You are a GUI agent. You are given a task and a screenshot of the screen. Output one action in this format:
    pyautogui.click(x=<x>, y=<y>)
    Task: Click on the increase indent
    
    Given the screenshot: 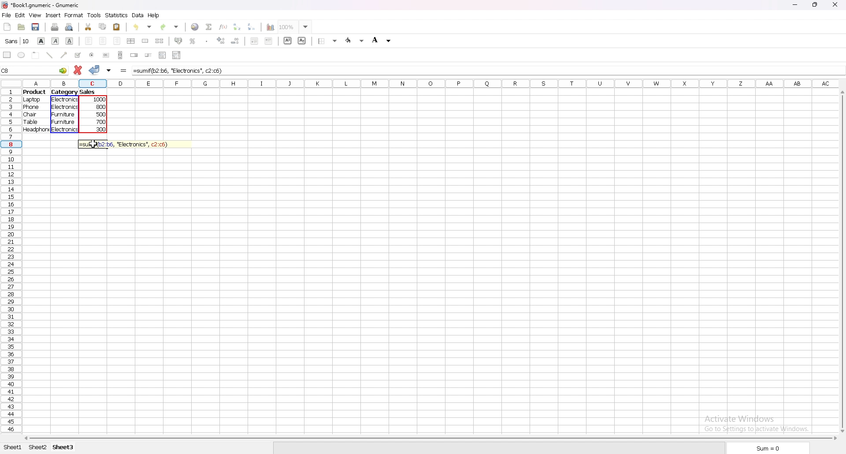 What is the action you would take?
    pyautogui.click(x=268, y=41)
    